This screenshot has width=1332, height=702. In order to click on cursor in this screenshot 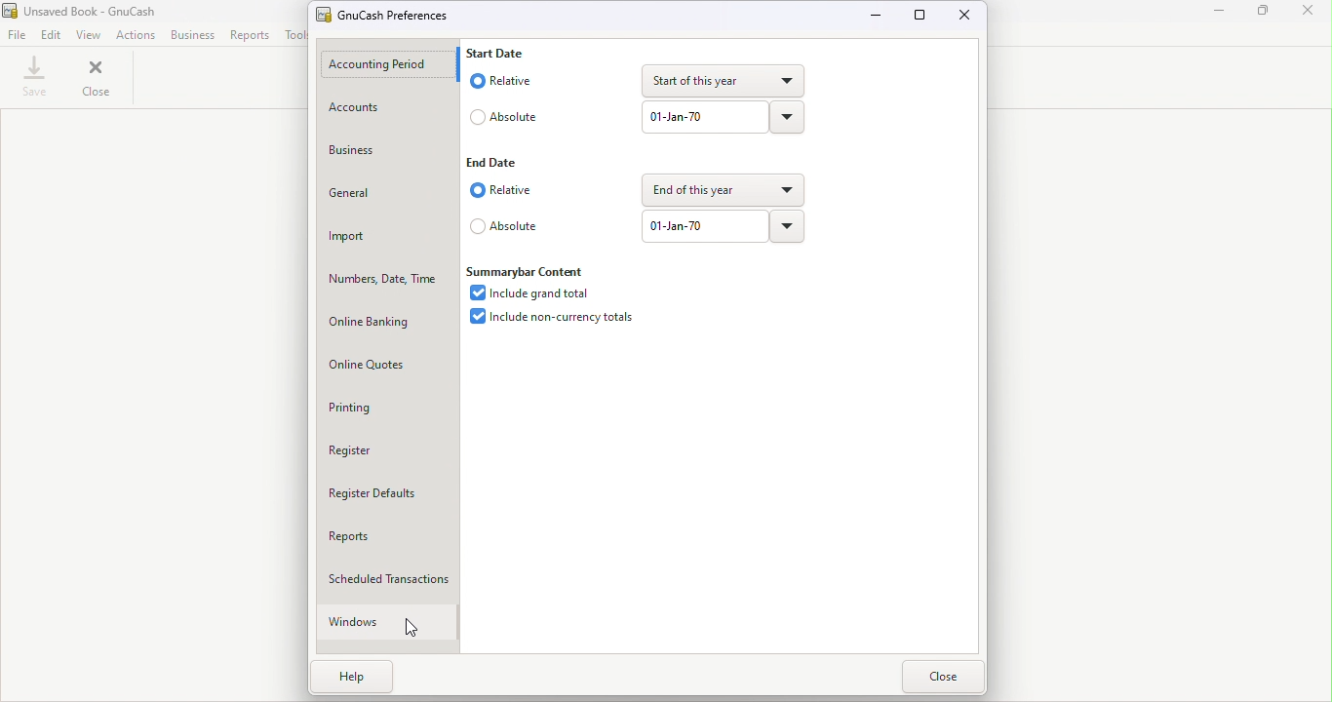, I will do `click(411, 628)`.